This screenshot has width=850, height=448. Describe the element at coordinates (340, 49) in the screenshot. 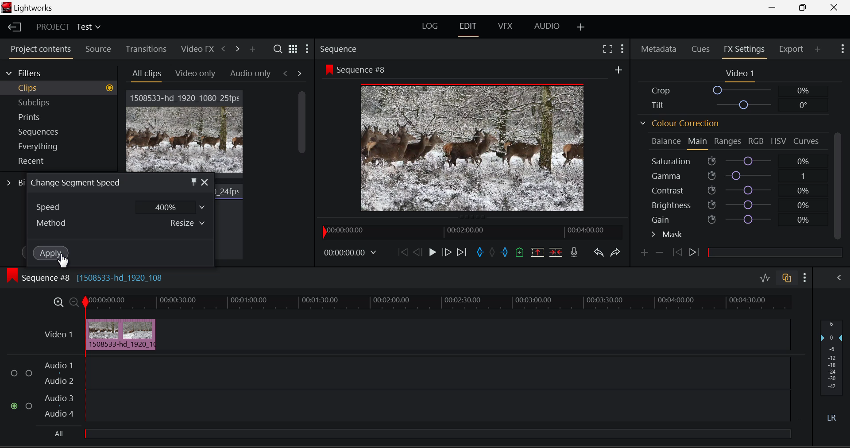

I see `Sequence Preview Section Heading` at that location.